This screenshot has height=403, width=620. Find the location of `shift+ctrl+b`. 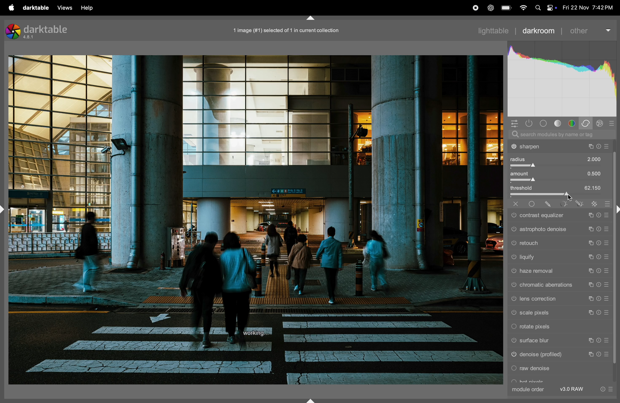

shift+ctrl+b is located at coordinates (311, 400).